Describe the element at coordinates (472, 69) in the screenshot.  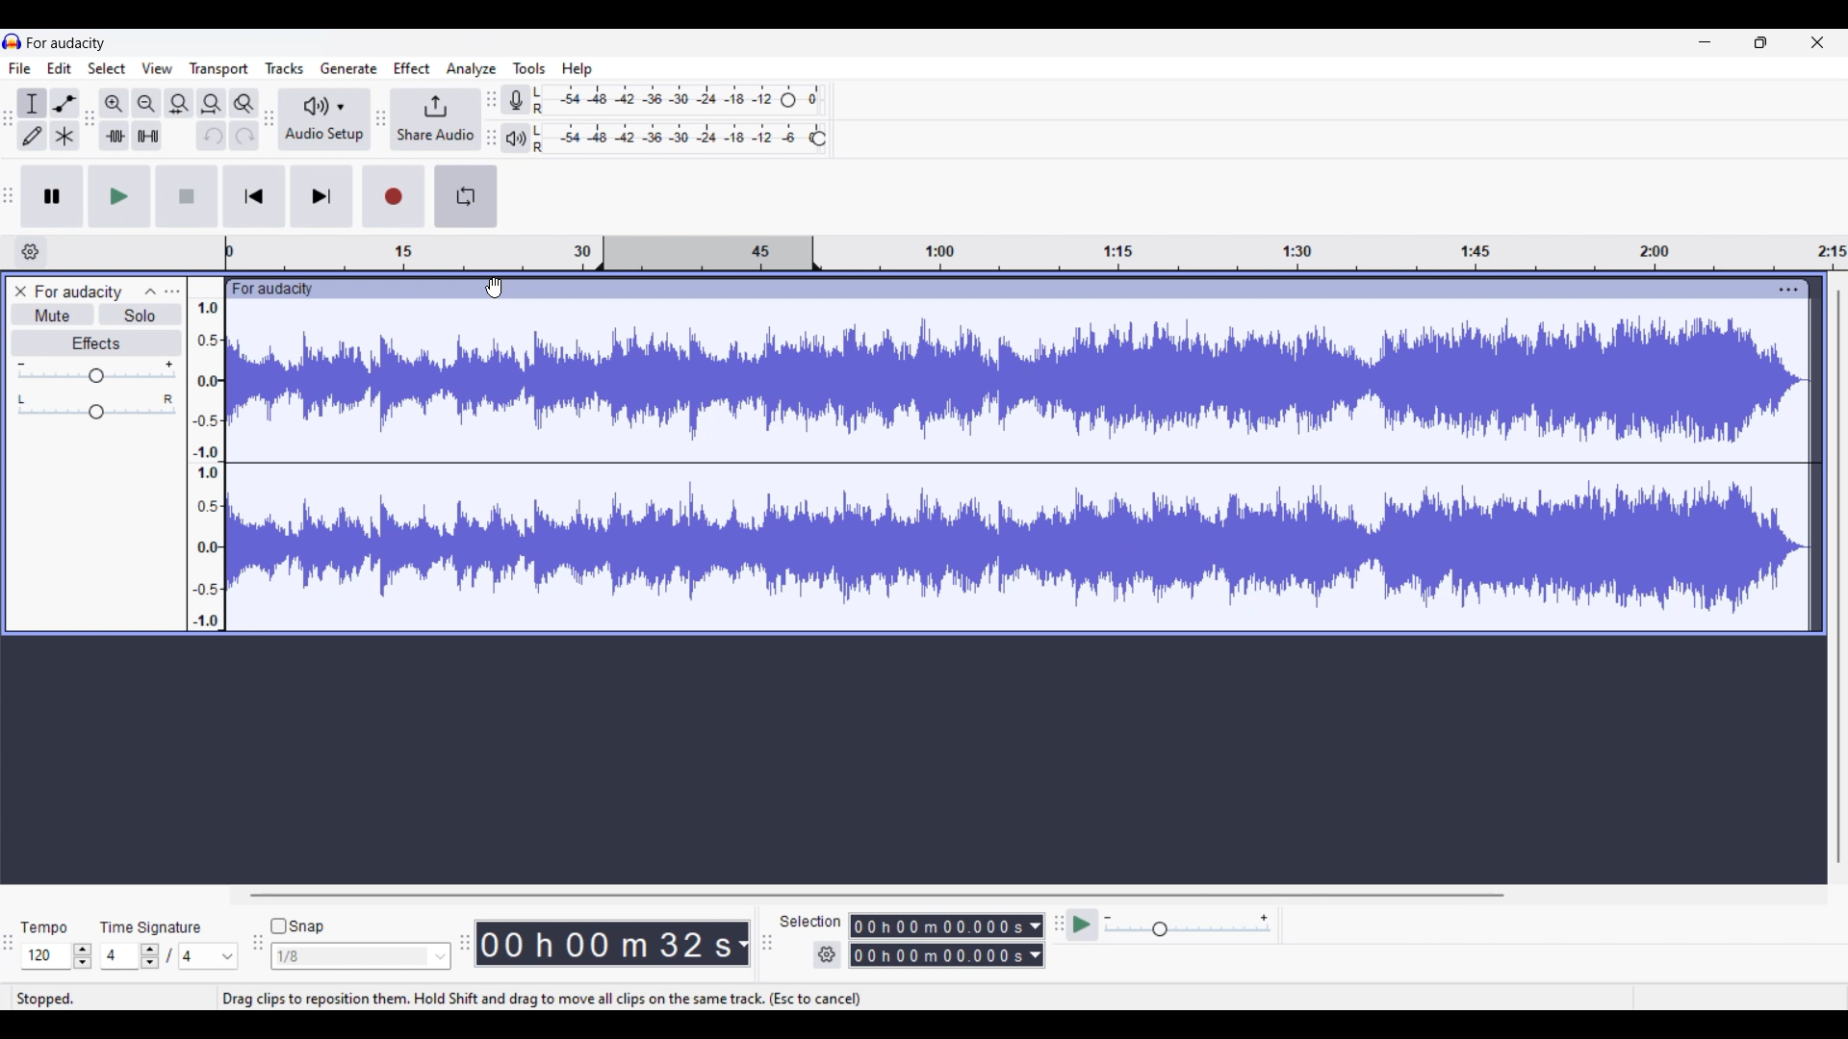
I see `Analyze menu` at that location.